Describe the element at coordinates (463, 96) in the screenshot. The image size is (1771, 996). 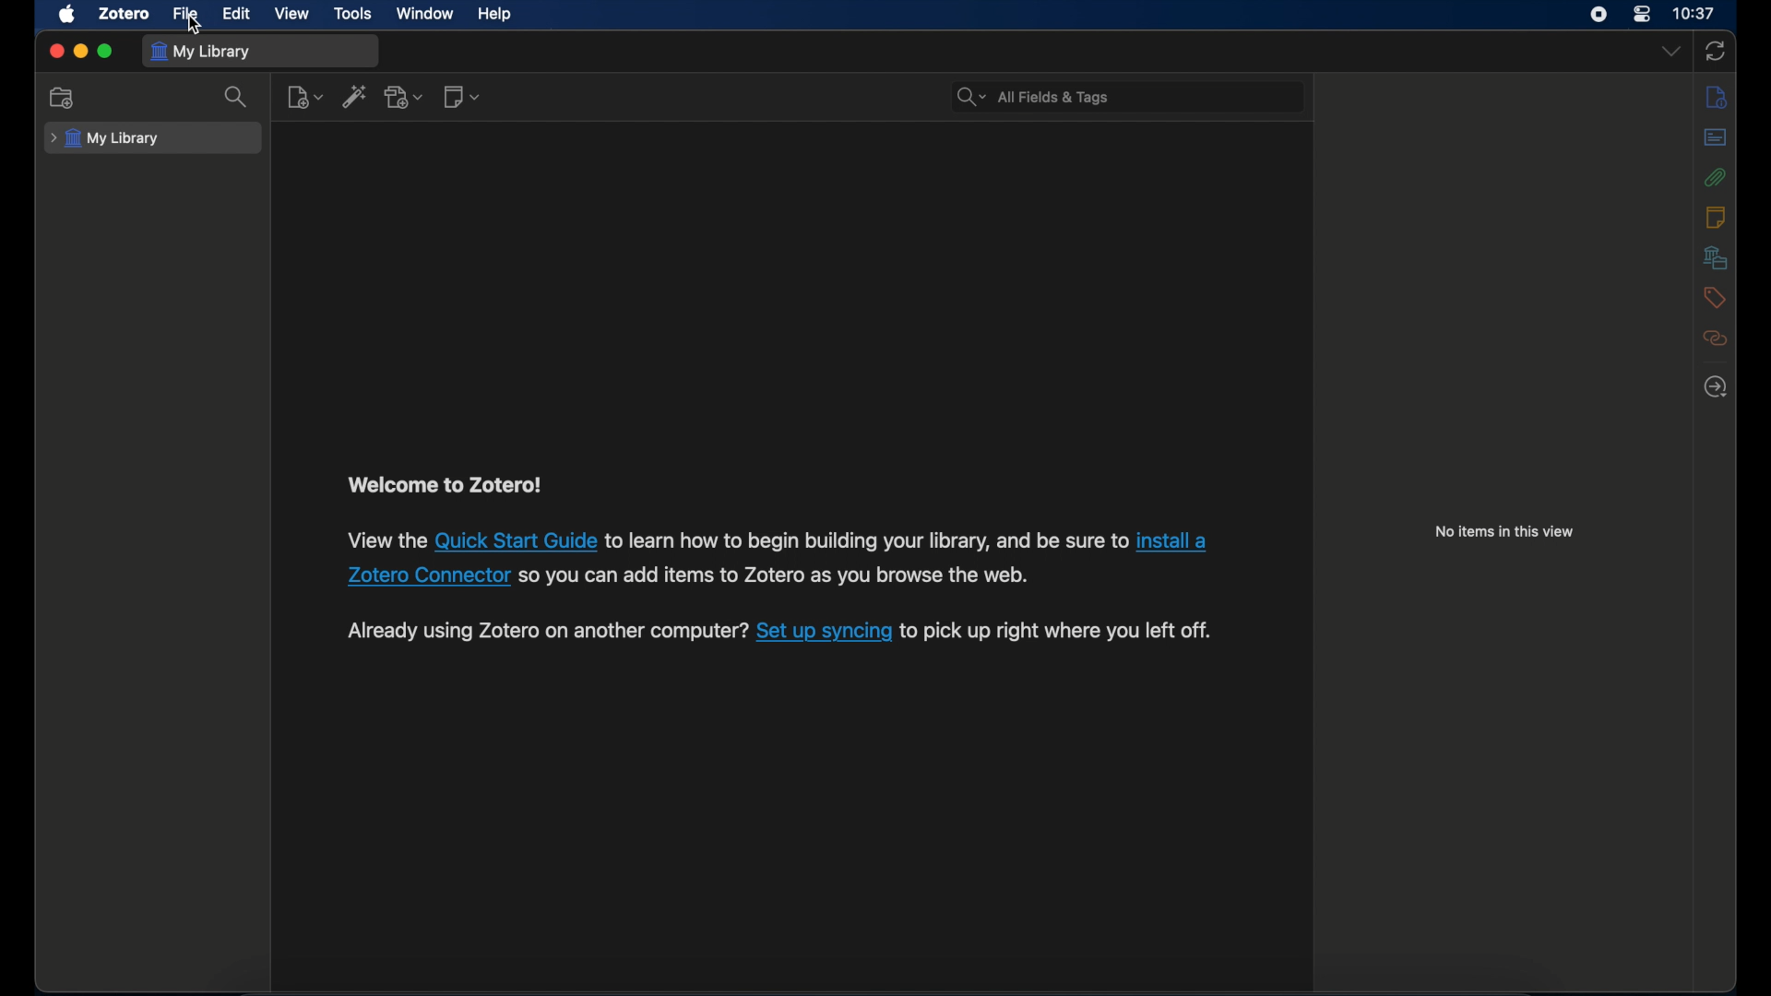
I see `new note` at that location.